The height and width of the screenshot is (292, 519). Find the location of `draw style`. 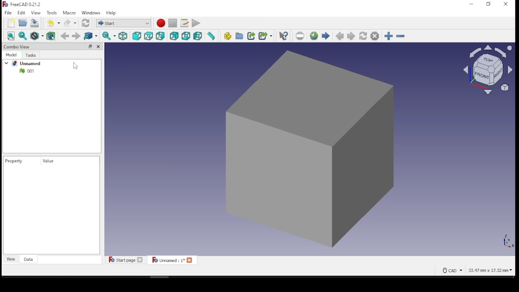

draw style is located at coordinates (34, 36).